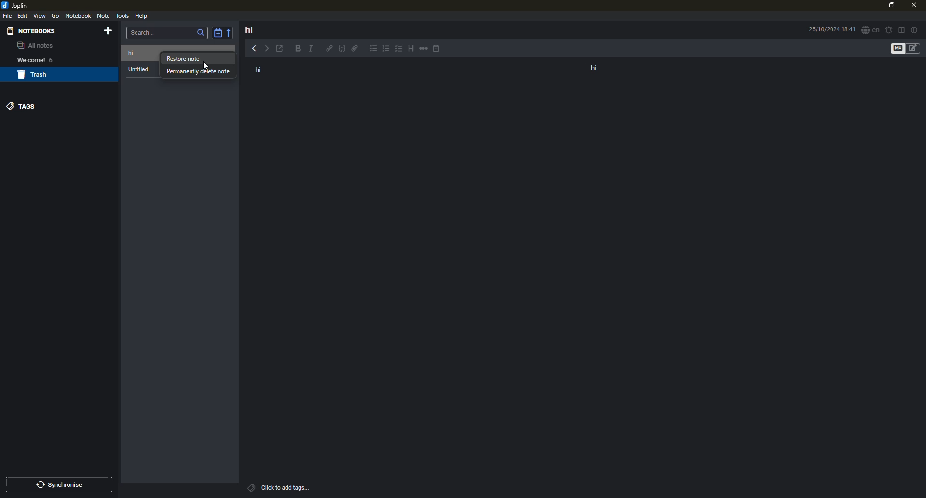  I want to click on all notes, so click(35, 46).